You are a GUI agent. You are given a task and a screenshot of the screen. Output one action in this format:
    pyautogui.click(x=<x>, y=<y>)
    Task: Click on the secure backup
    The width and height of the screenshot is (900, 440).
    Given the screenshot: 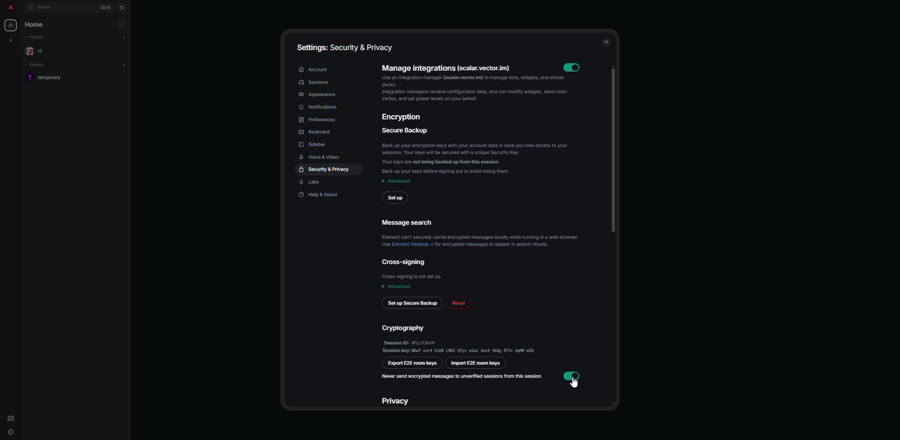 What is the action you would take?
    pyautogui.click(x=479, y=151)
    